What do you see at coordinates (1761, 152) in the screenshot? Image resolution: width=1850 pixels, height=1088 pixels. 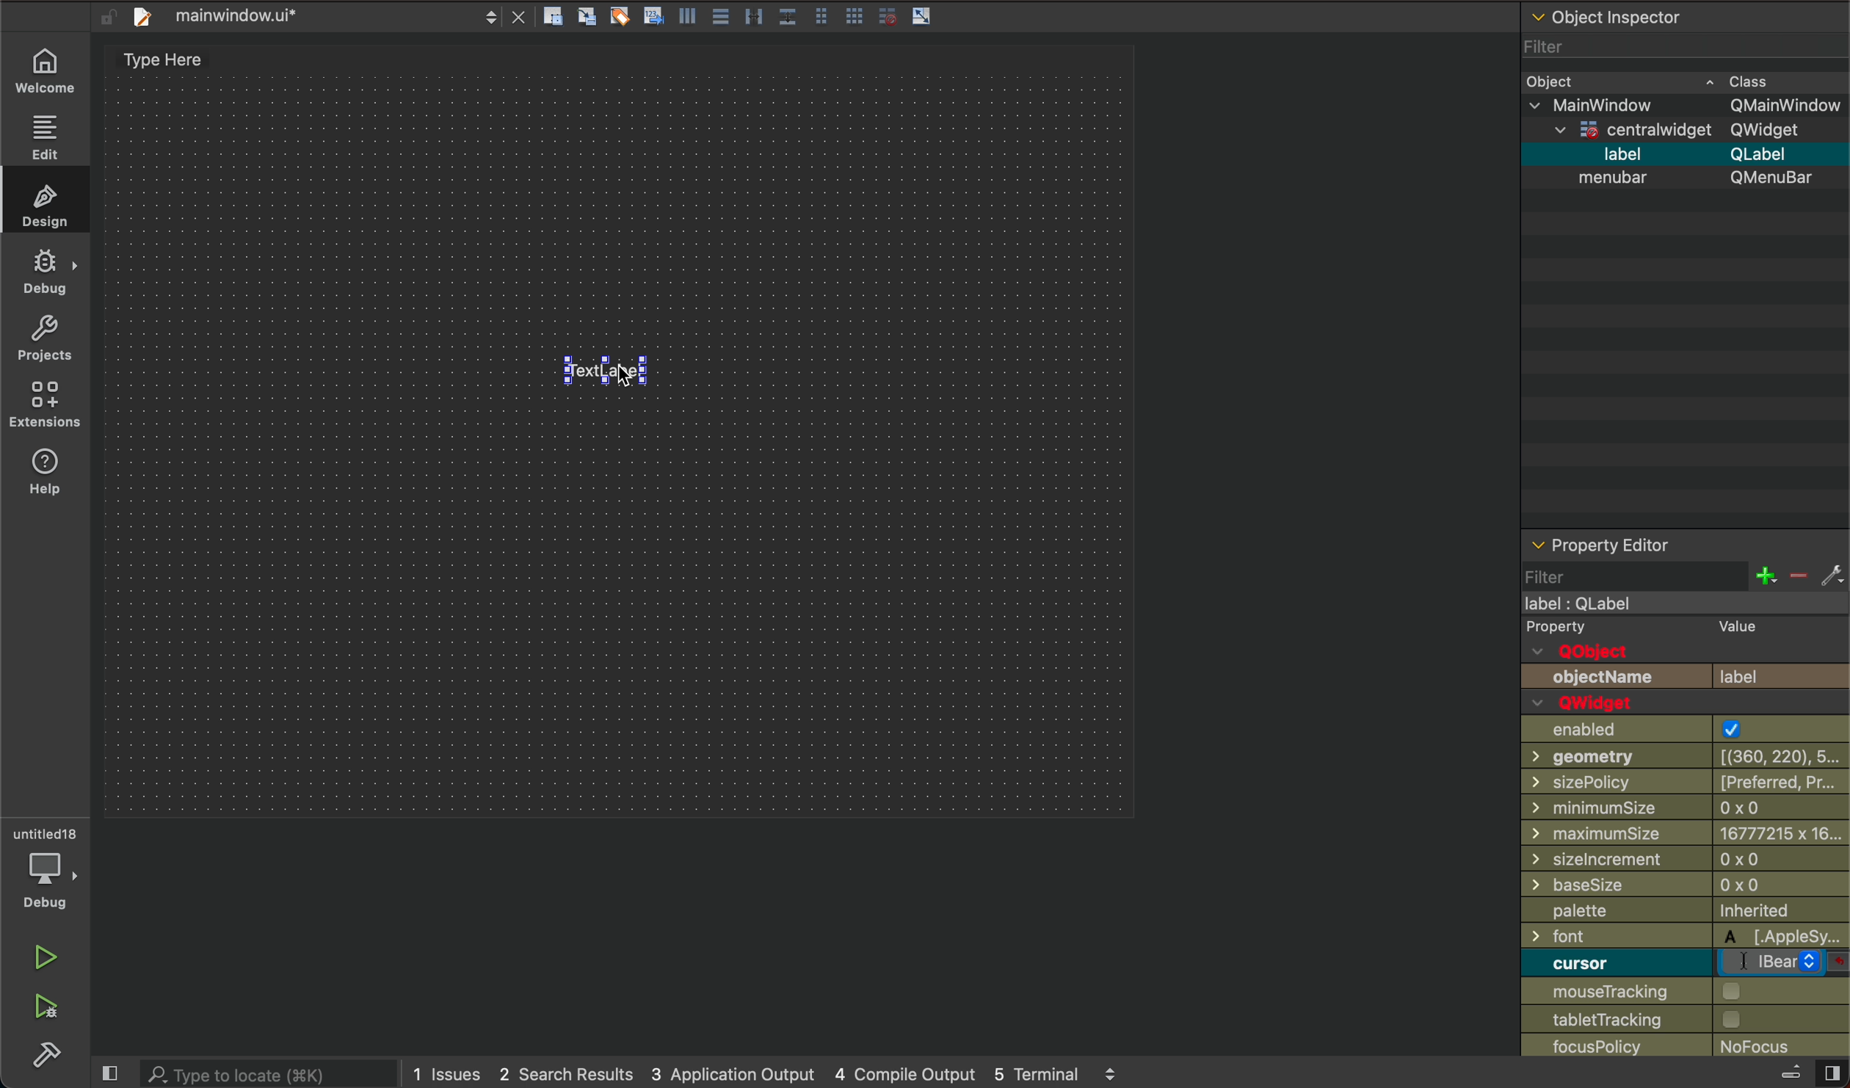 I see `Qlable` at bounding box center [1761, 152].